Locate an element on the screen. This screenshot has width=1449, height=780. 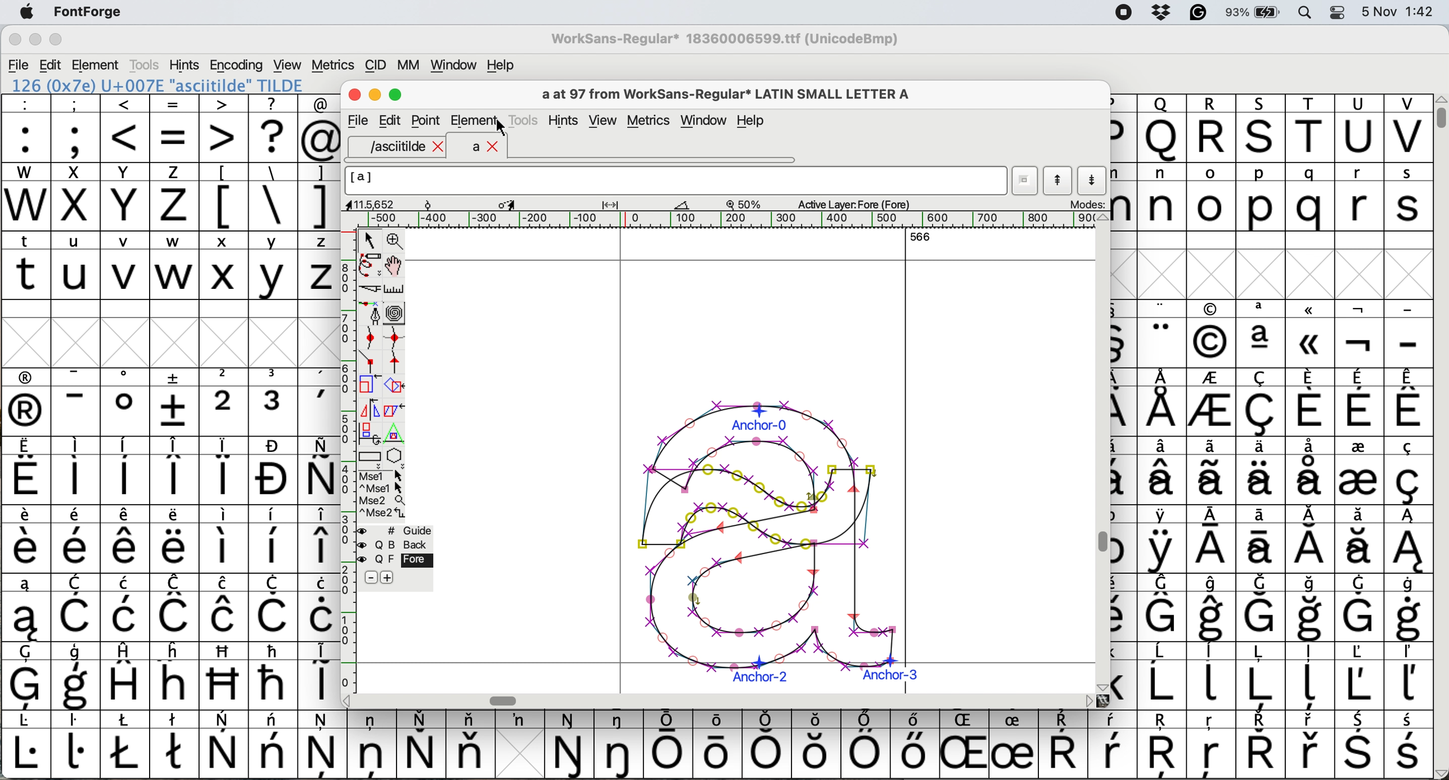
symbol is located at coordinates (26, 539).